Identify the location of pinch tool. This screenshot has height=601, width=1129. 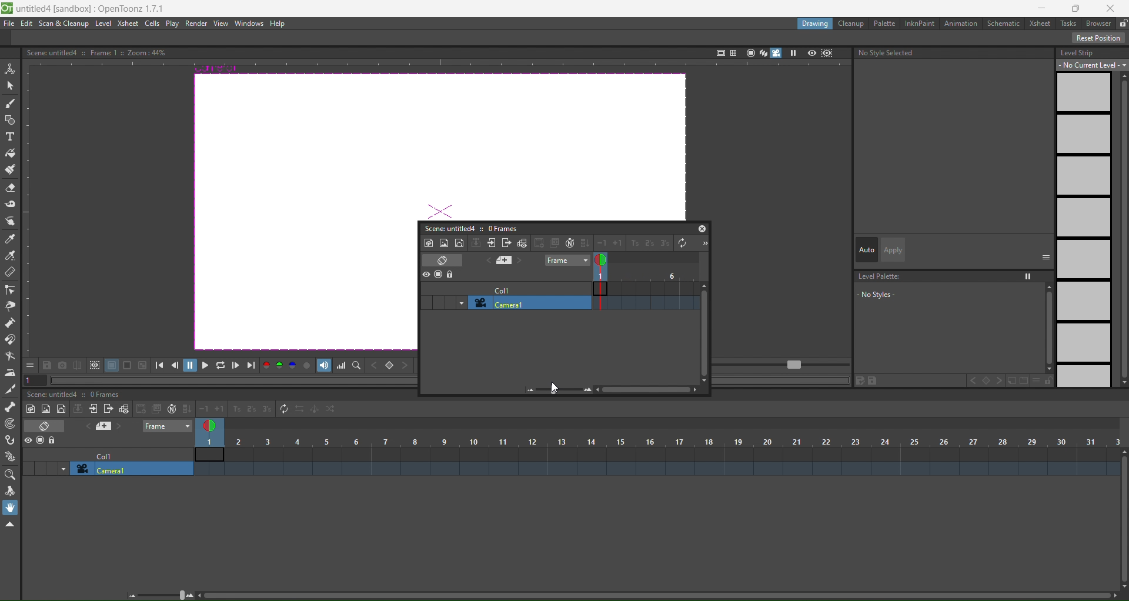
(9, 306).